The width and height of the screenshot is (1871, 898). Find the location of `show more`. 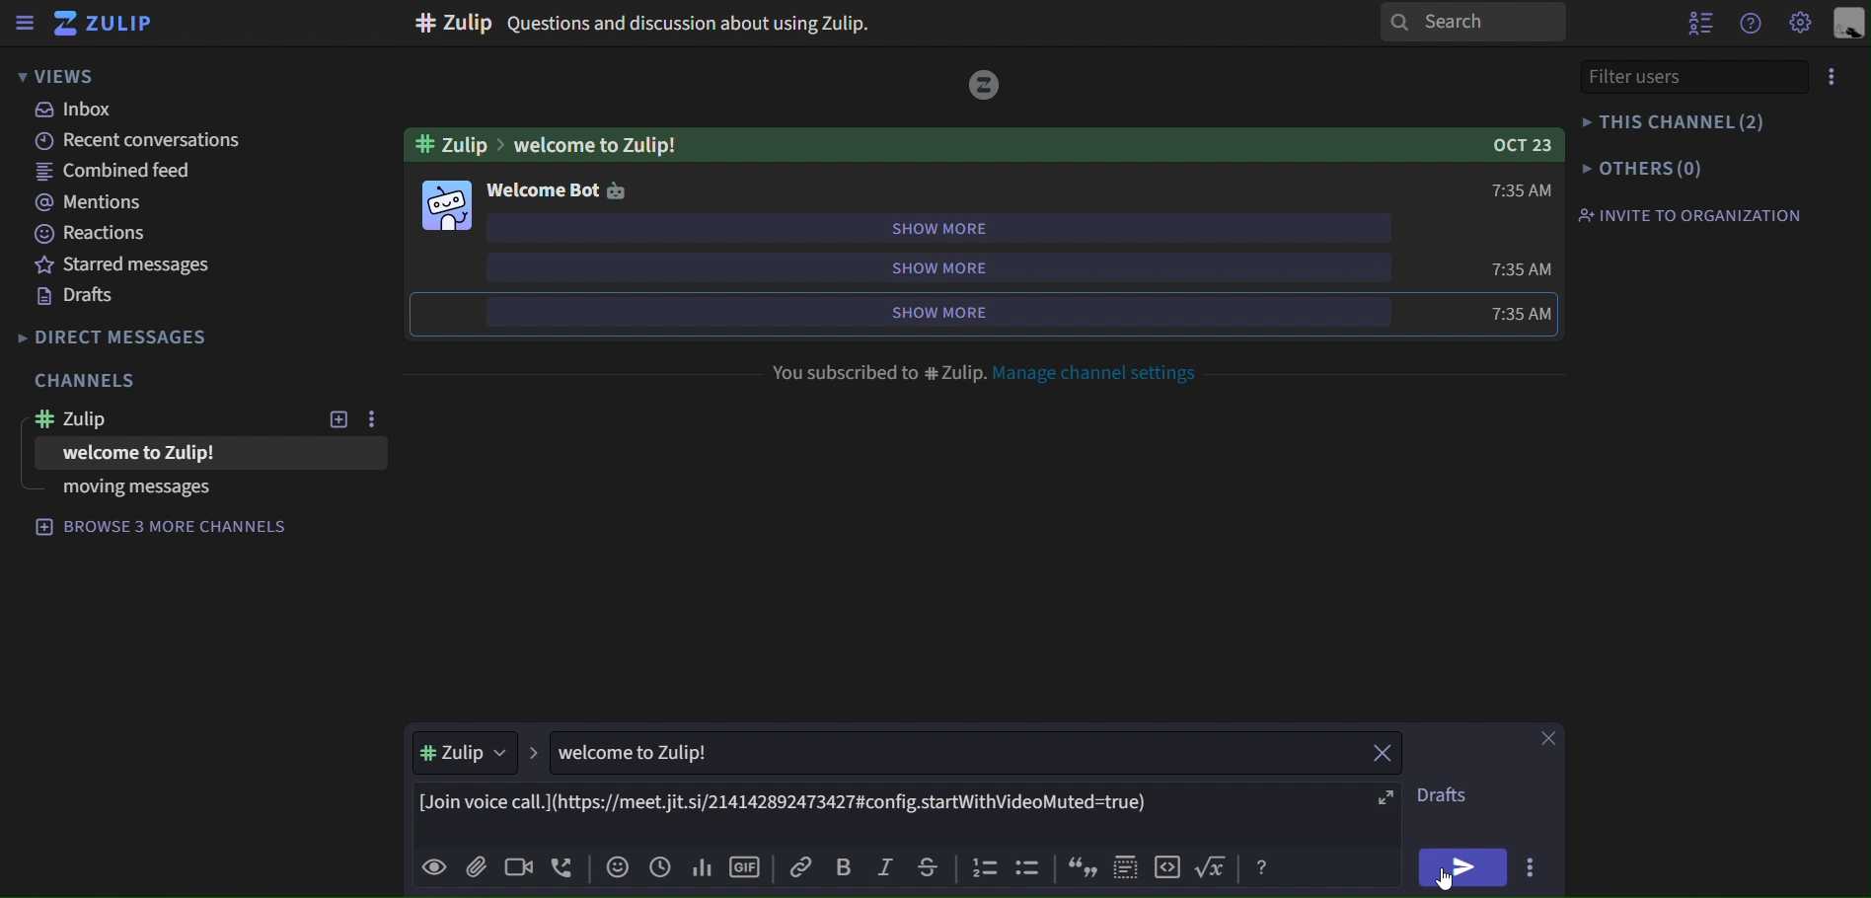

show more is located at coordinates (978, 311).